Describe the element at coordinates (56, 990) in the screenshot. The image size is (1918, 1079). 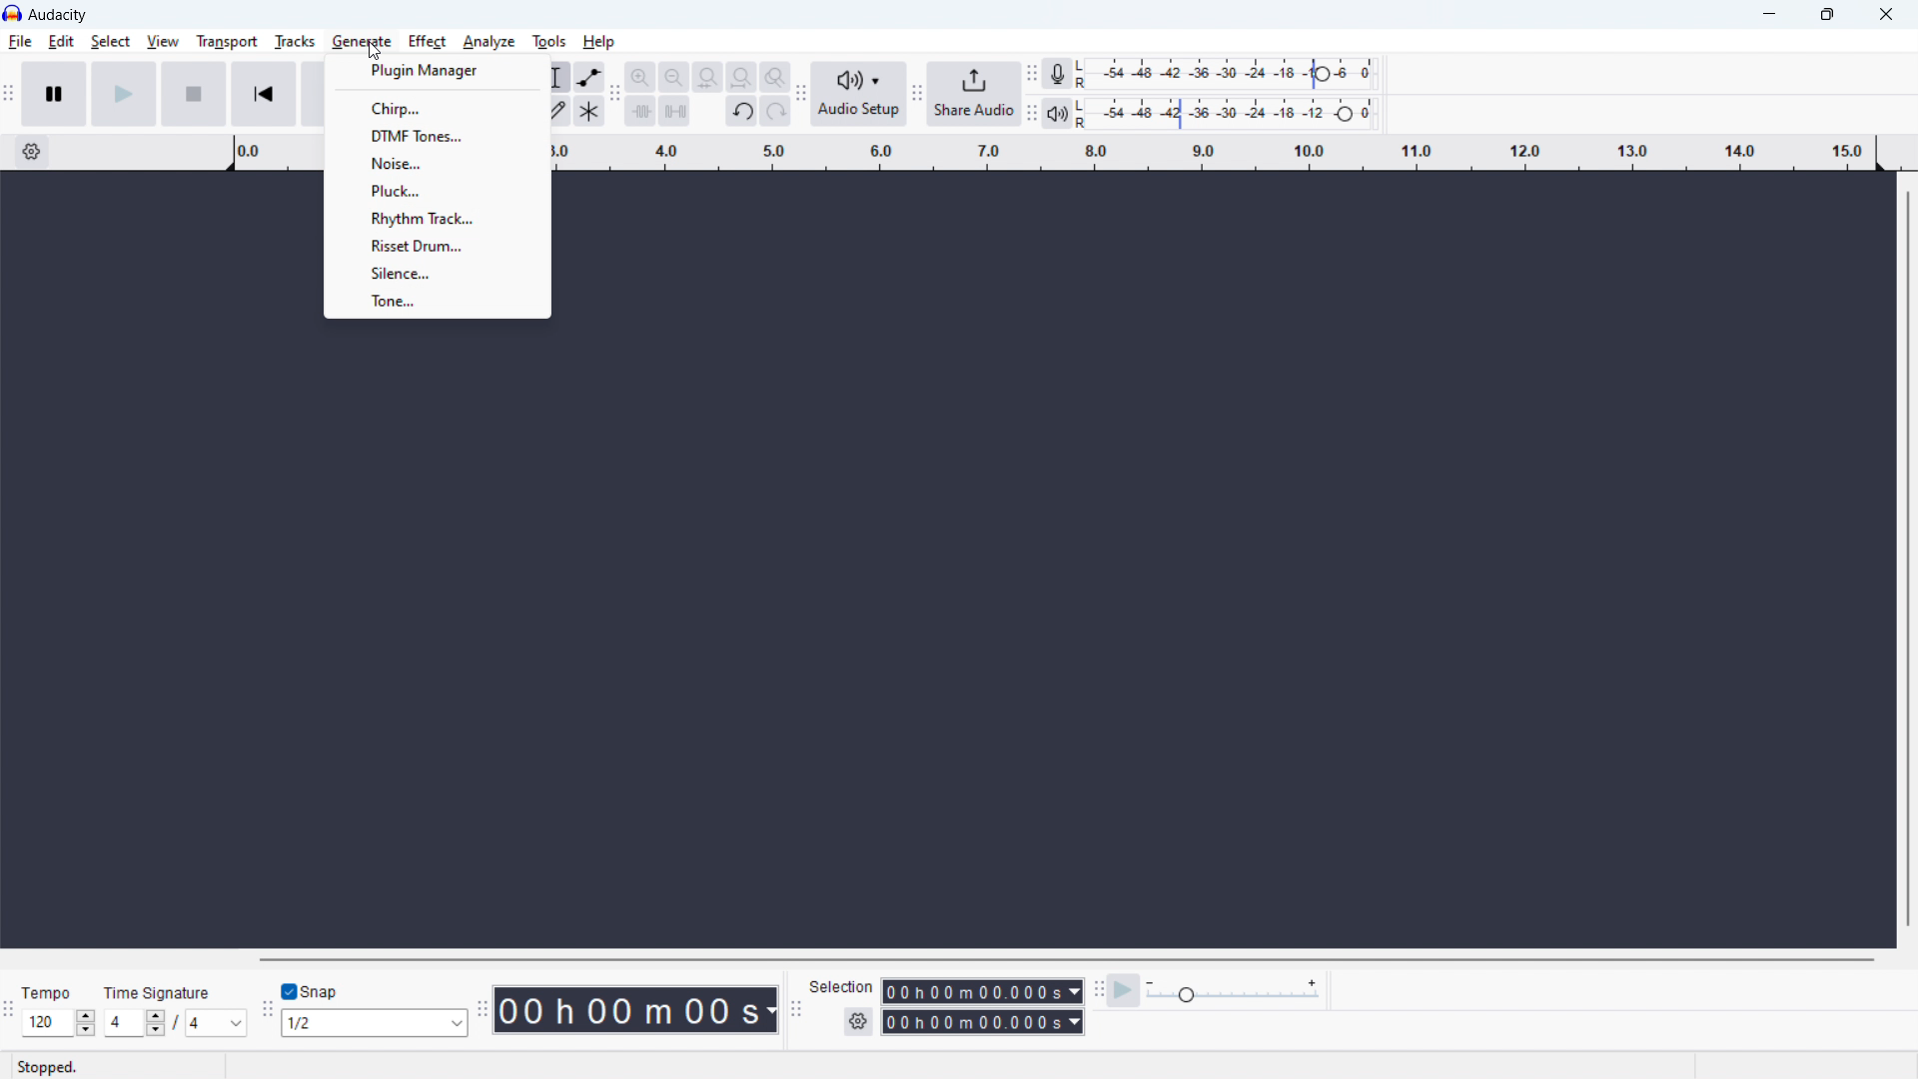
I see `tempo` at that location.